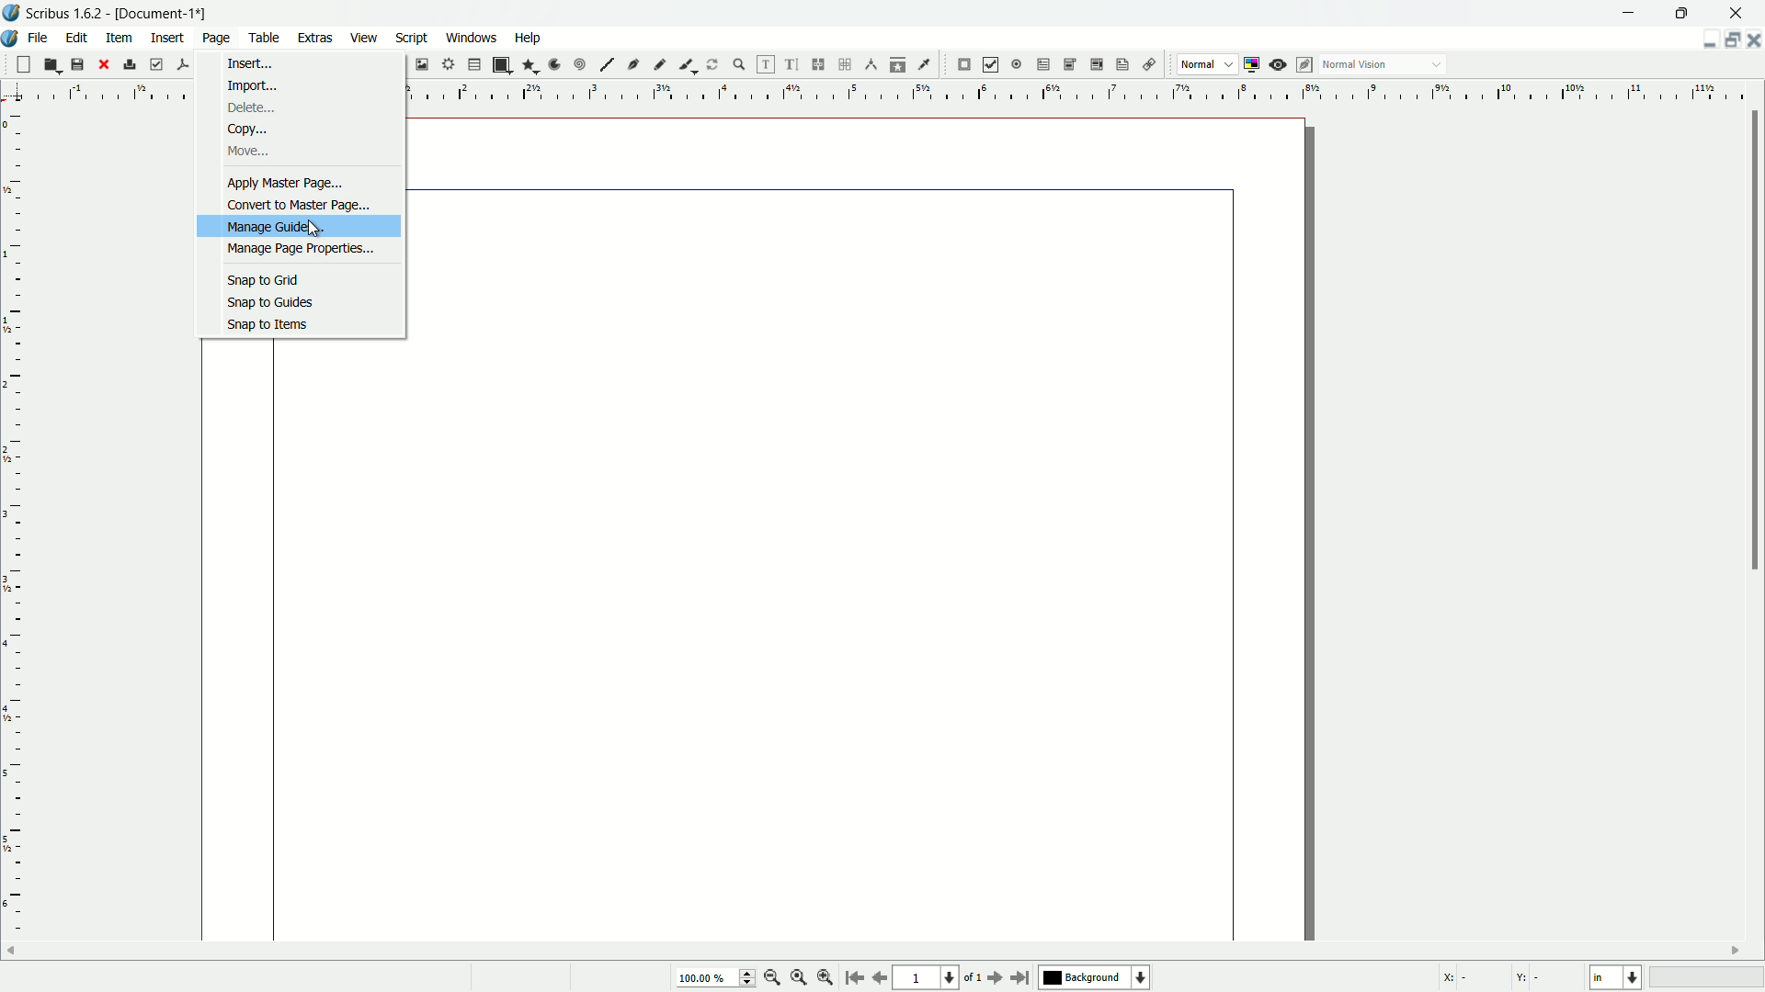 This screenshot has width=1765, height=992. What do you see at coordinates (21, 64) in the screenshot?
I see `new` at bounding box center [21, 64].